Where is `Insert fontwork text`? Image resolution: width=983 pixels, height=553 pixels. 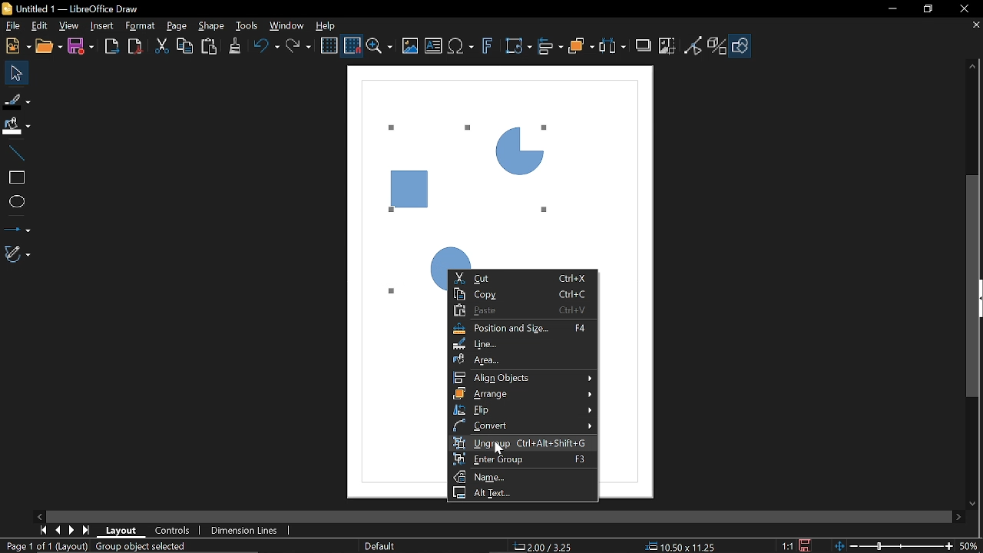 Insert fontwork text is located at coordinates (489, 46).